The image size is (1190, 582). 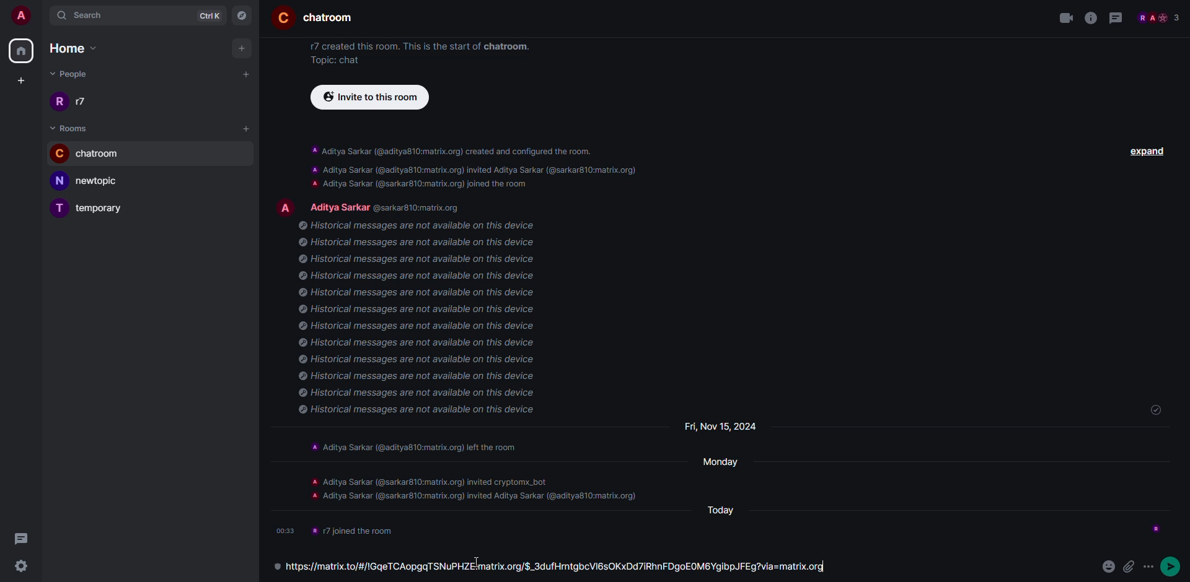 What do you see at coordinates (392, 206) in the screenshot?
I see `people` at bounding box center [392, 206].